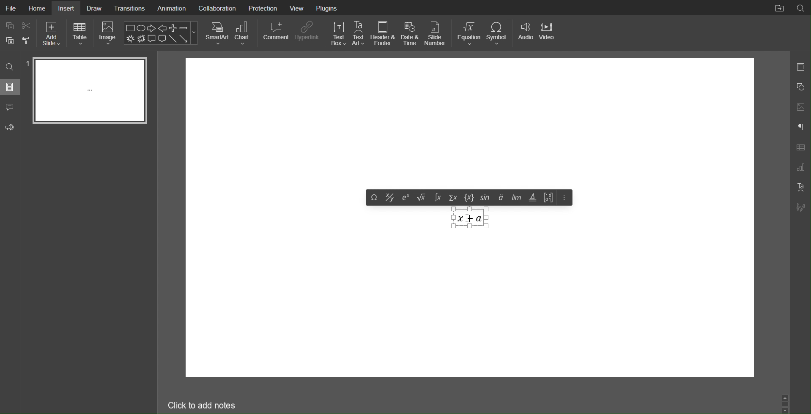  Describe the element at coordinates (171, 8) in the screenshot. I see `Animation` at that location.